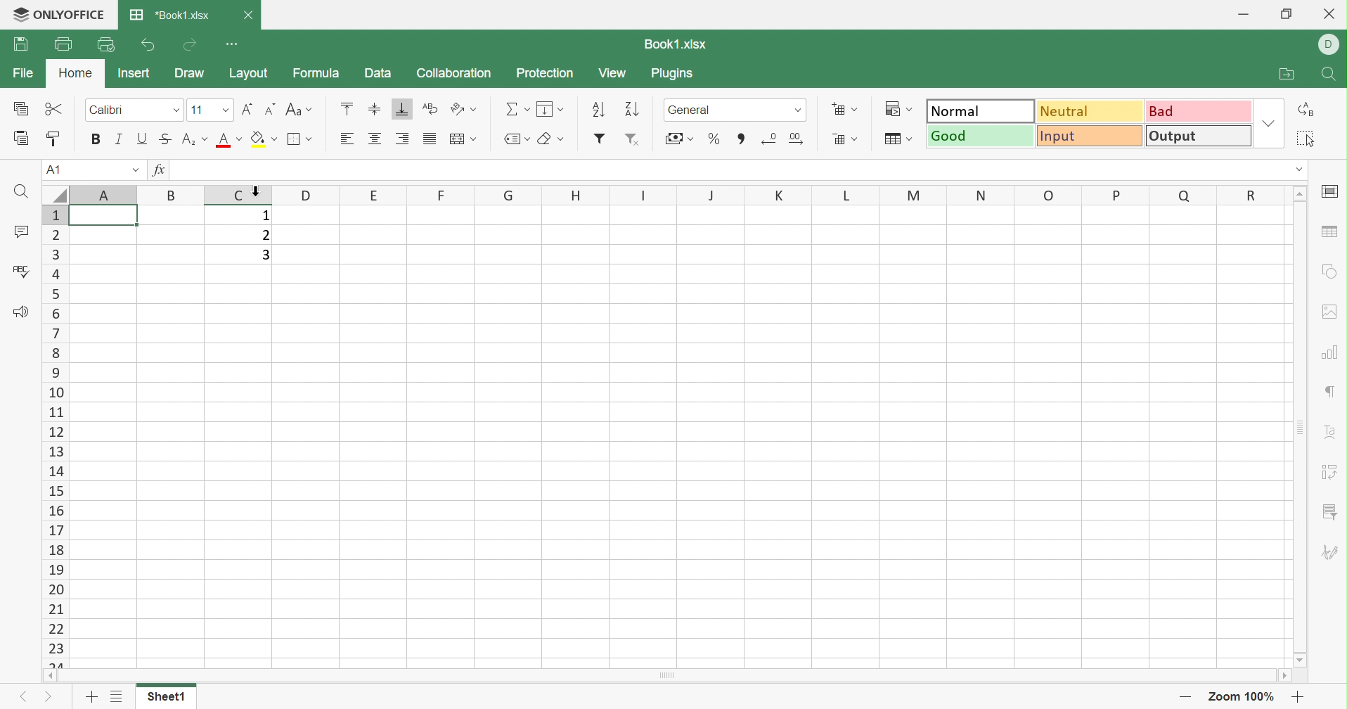  What do you see at coordinates (22, 311) in the screenshot?
I see `Feedback & Support` at bounding box center [22, 311].